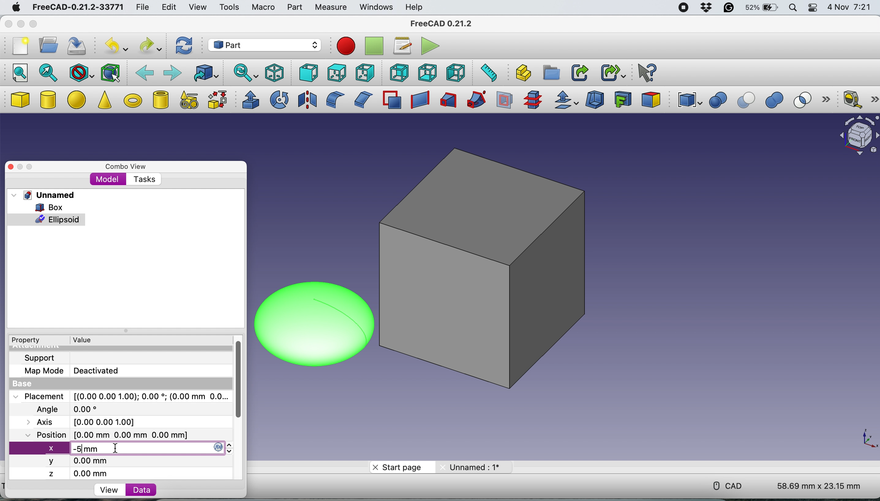  What do you see at coordinates (705, 8) in the screenshot?
I see `dropbox` at bounding box center [705, 8].